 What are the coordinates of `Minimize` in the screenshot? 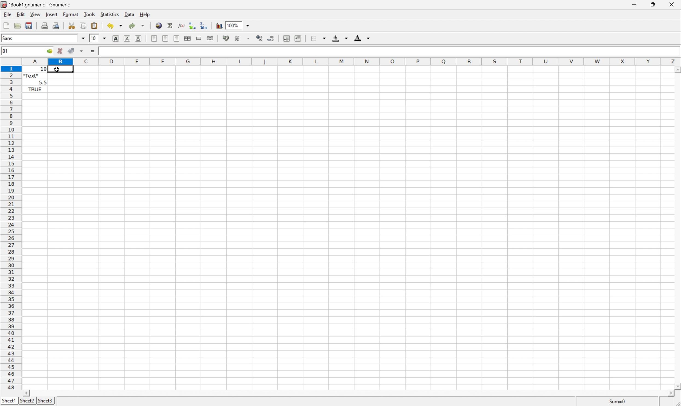 It's located at (635, 4).